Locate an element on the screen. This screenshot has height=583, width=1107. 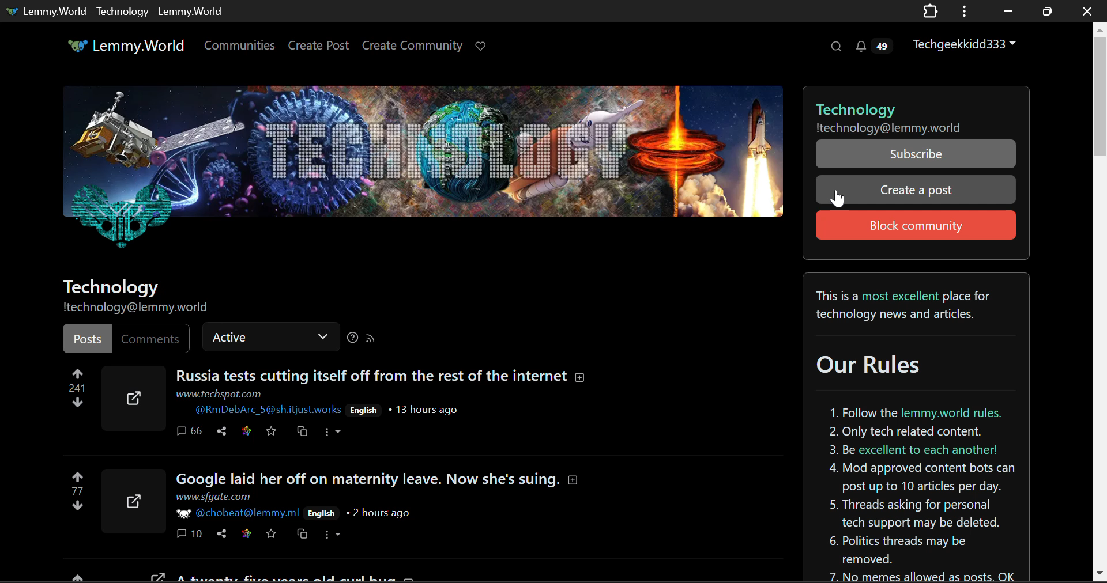
Save Link is located at coordinates (245, 431).